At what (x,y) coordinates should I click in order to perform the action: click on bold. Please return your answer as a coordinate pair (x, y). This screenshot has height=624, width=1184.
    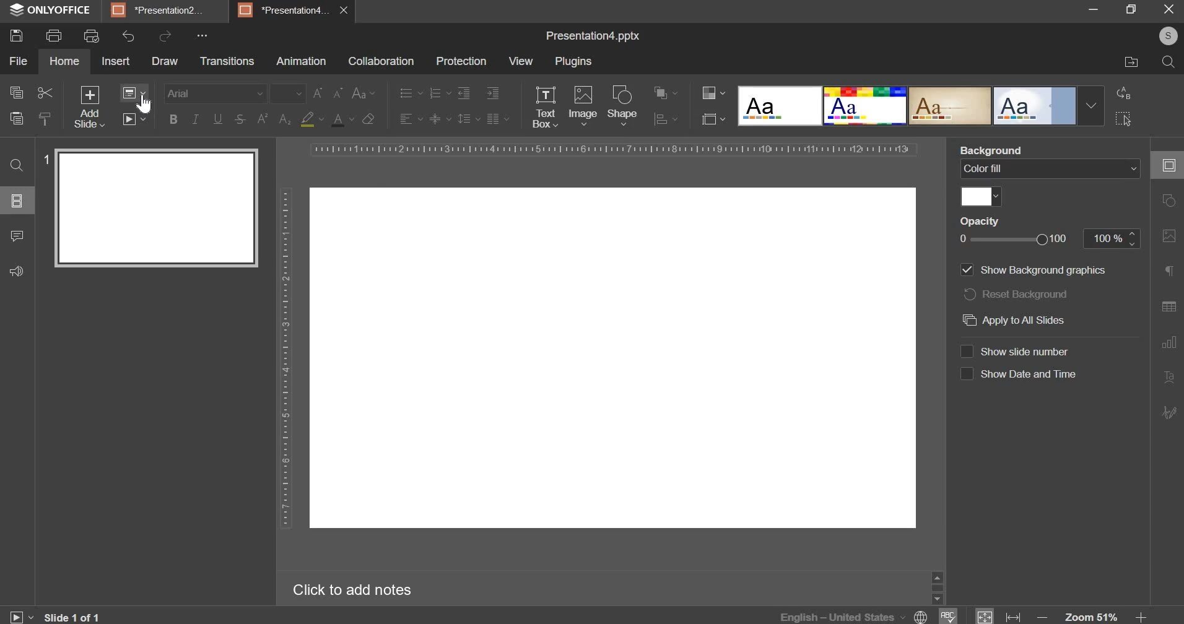
    Looking at the image, I should click on (173, 118).